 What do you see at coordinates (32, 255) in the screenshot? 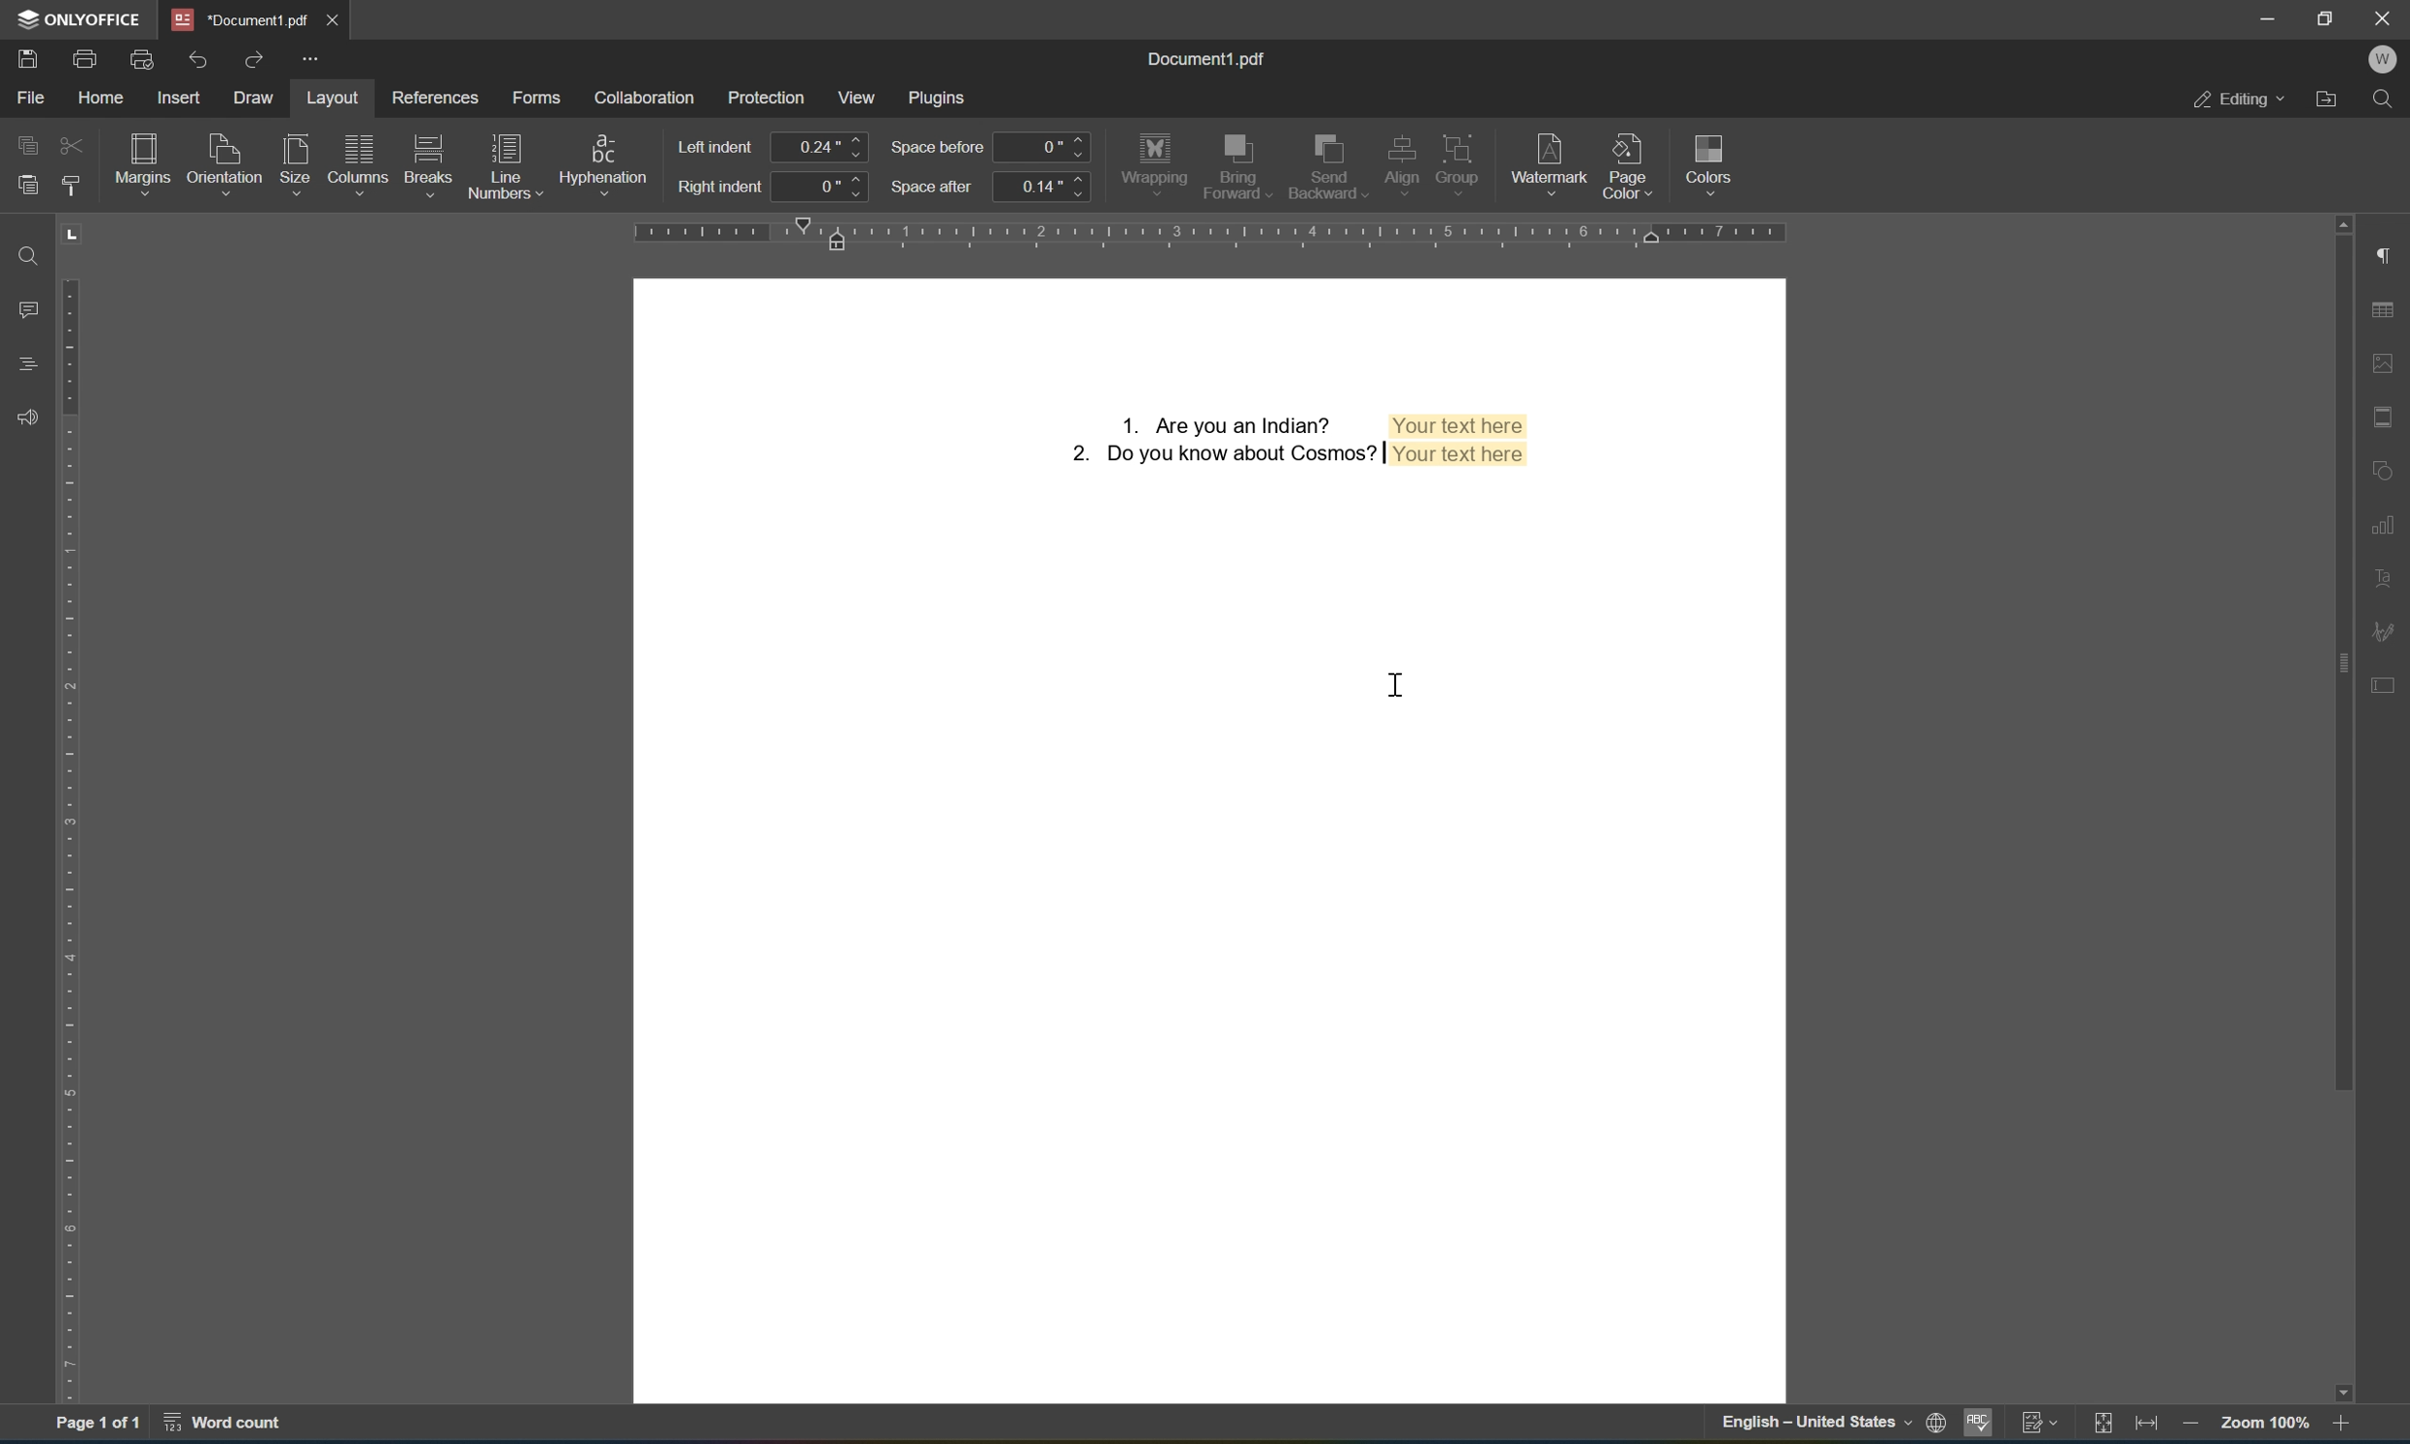
I see `find` at bounding box center [32, 255].